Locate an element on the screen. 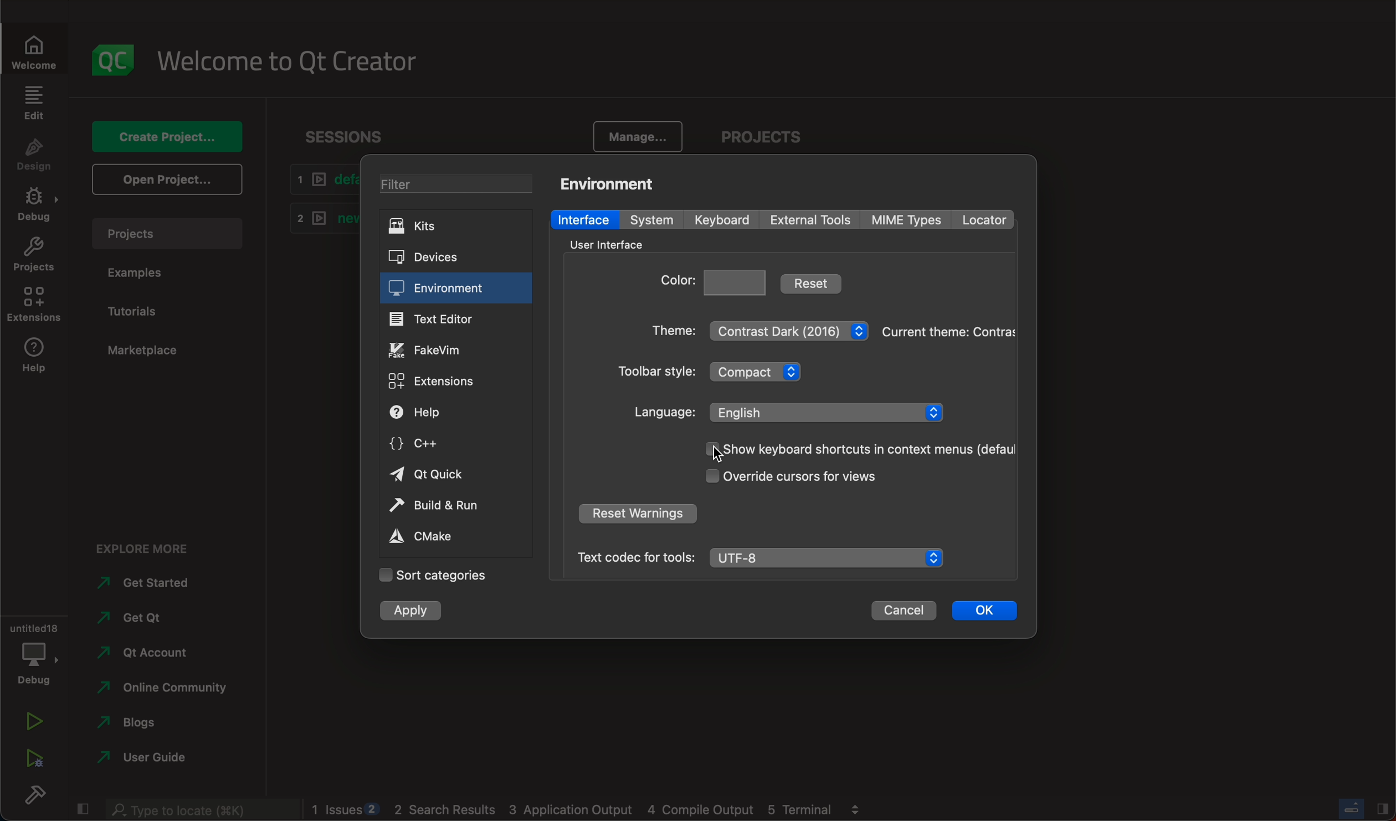 Image resolution: width=1396 pixels, height=821 pixels. text code is located at coordinates (758, 556).